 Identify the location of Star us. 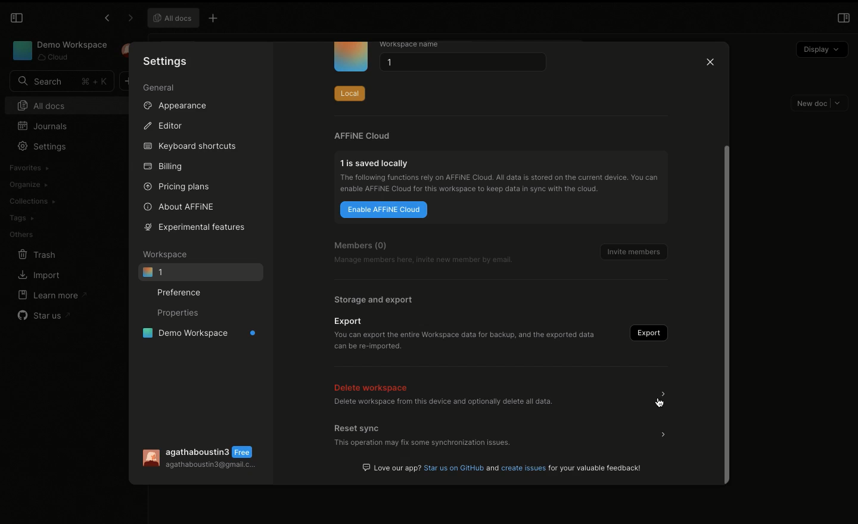
(43, 313).